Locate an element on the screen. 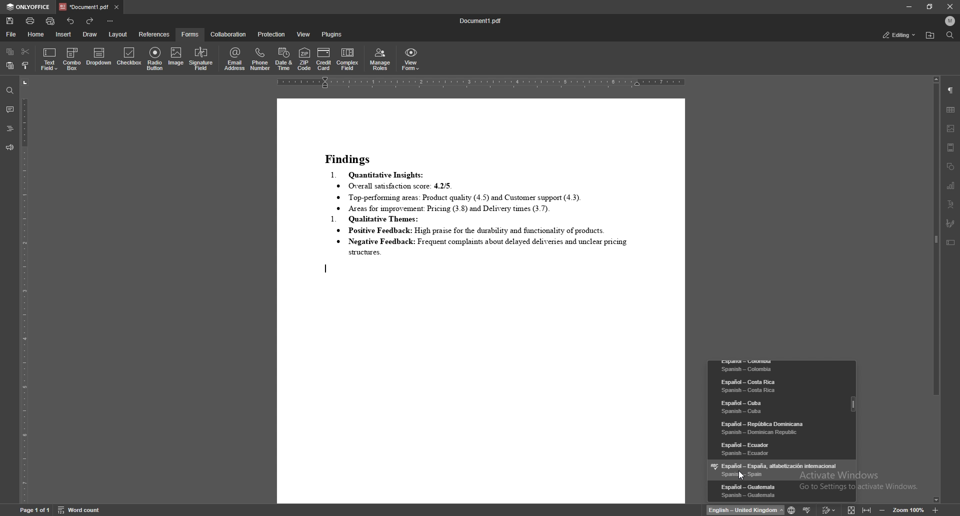 This screenshot has width=960, height=516. layout is located at coordinates (118, 34).